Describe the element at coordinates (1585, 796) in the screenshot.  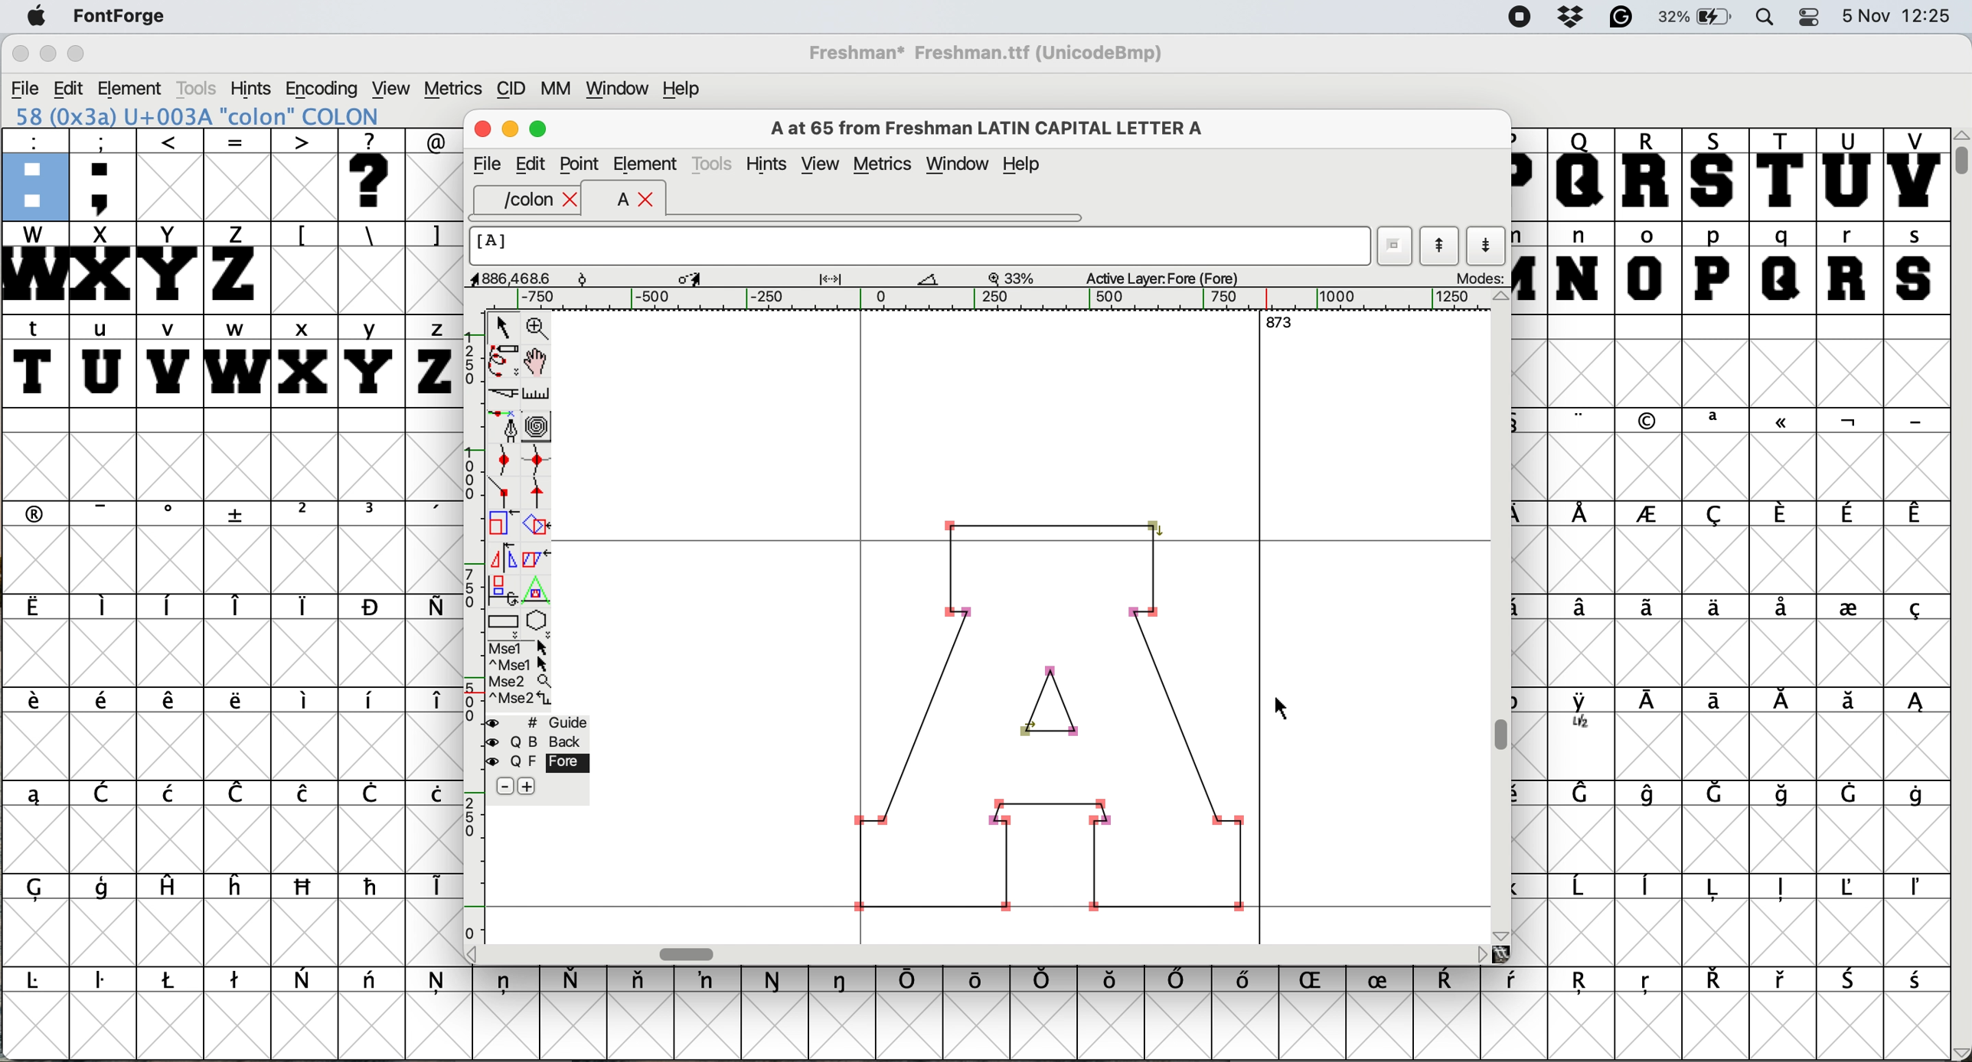
I see `symbol` at that location.